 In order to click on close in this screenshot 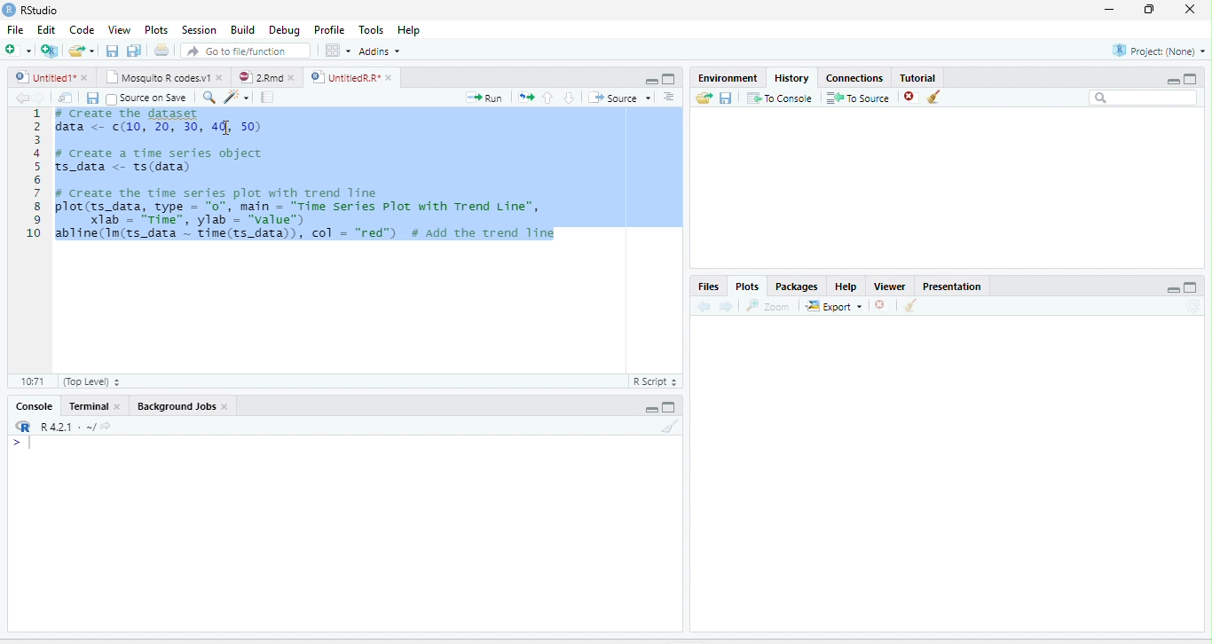, I will do `click(116, 406)`.